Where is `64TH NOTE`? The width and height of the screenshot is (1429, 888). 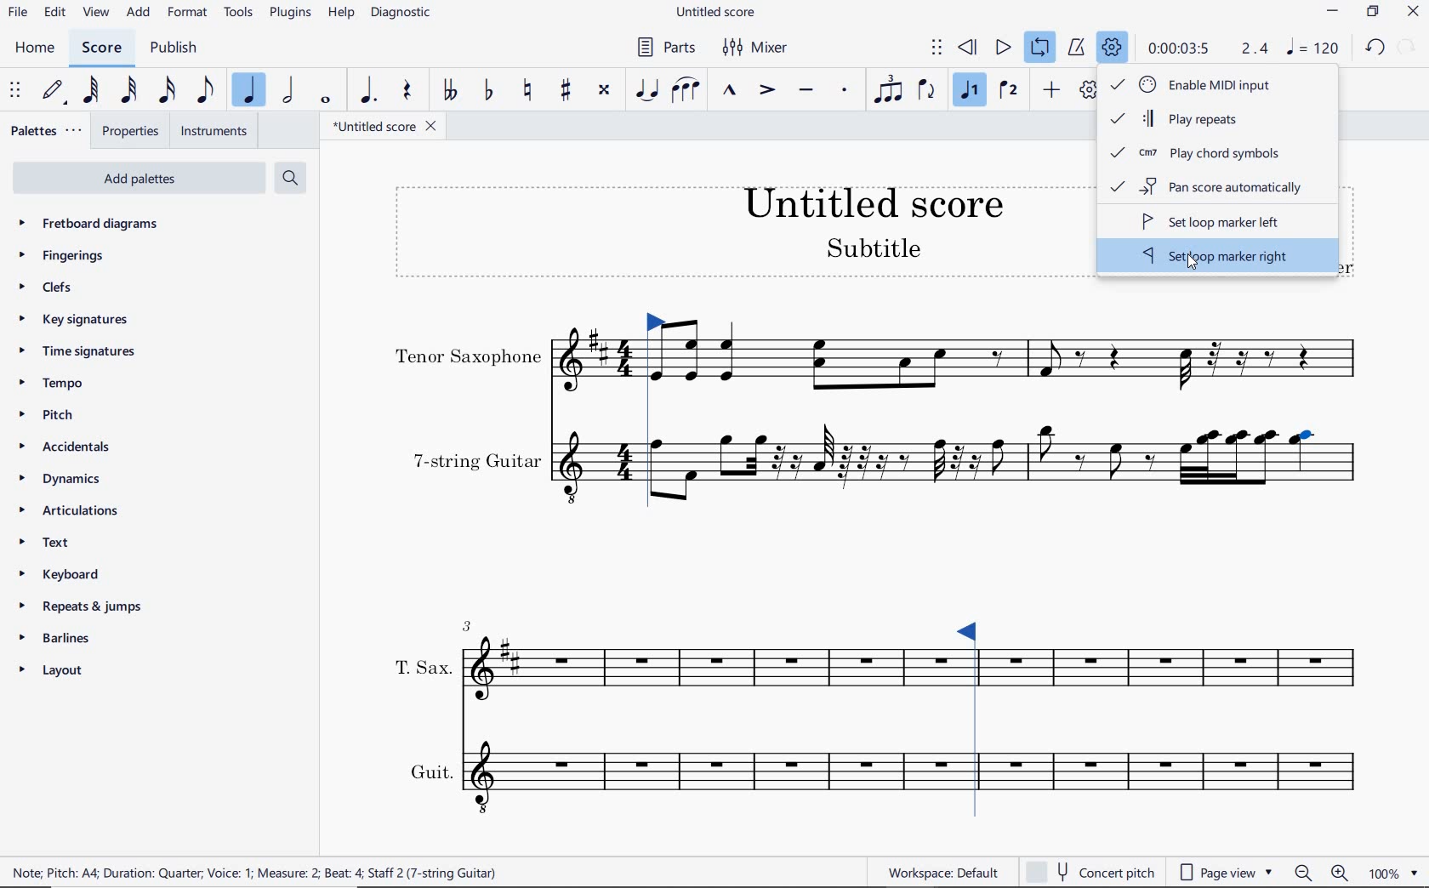
64TH NOTE is located at coordinates (90, 89).